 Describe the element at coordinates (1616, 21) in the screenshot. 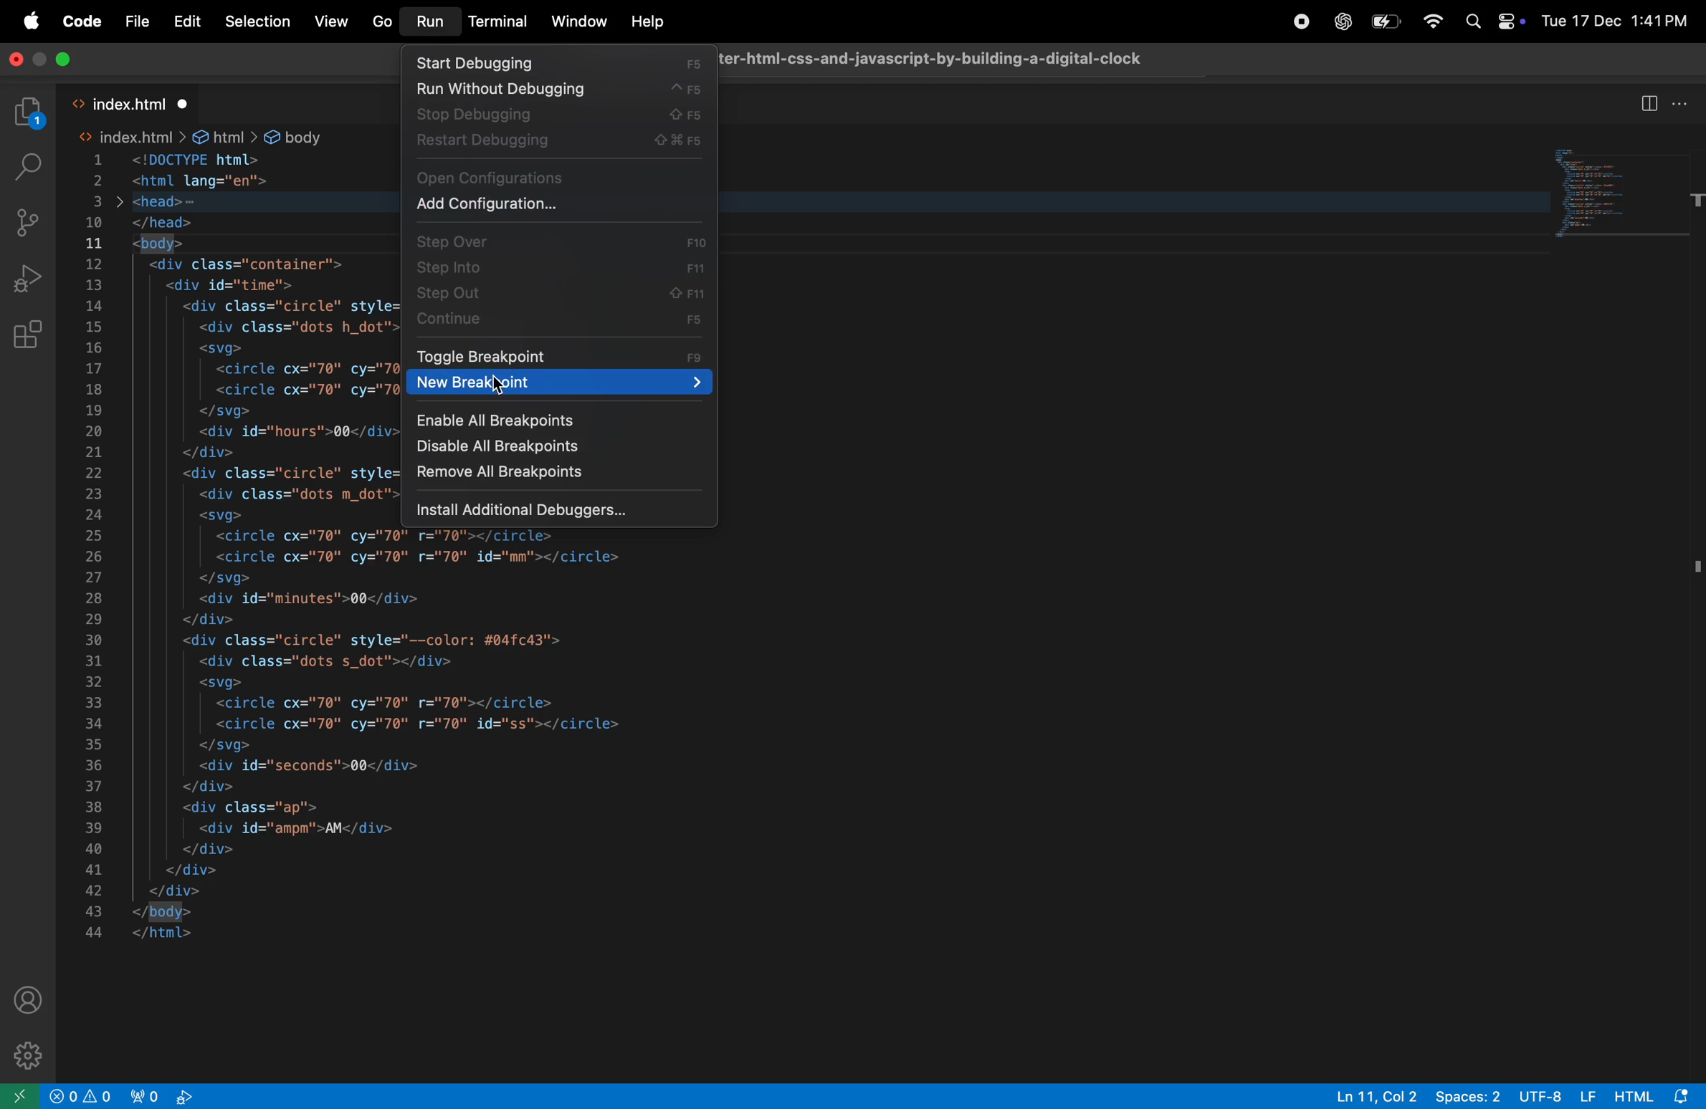

I see `Tue 17 Dec 1:41 PM` at that location.